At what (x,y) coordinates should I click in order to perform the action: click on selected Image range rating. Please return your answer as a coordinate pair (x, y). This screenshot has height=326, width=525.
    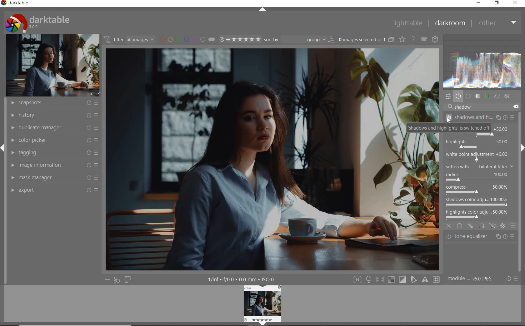
    Looking at the image, I should click on (240, 39).